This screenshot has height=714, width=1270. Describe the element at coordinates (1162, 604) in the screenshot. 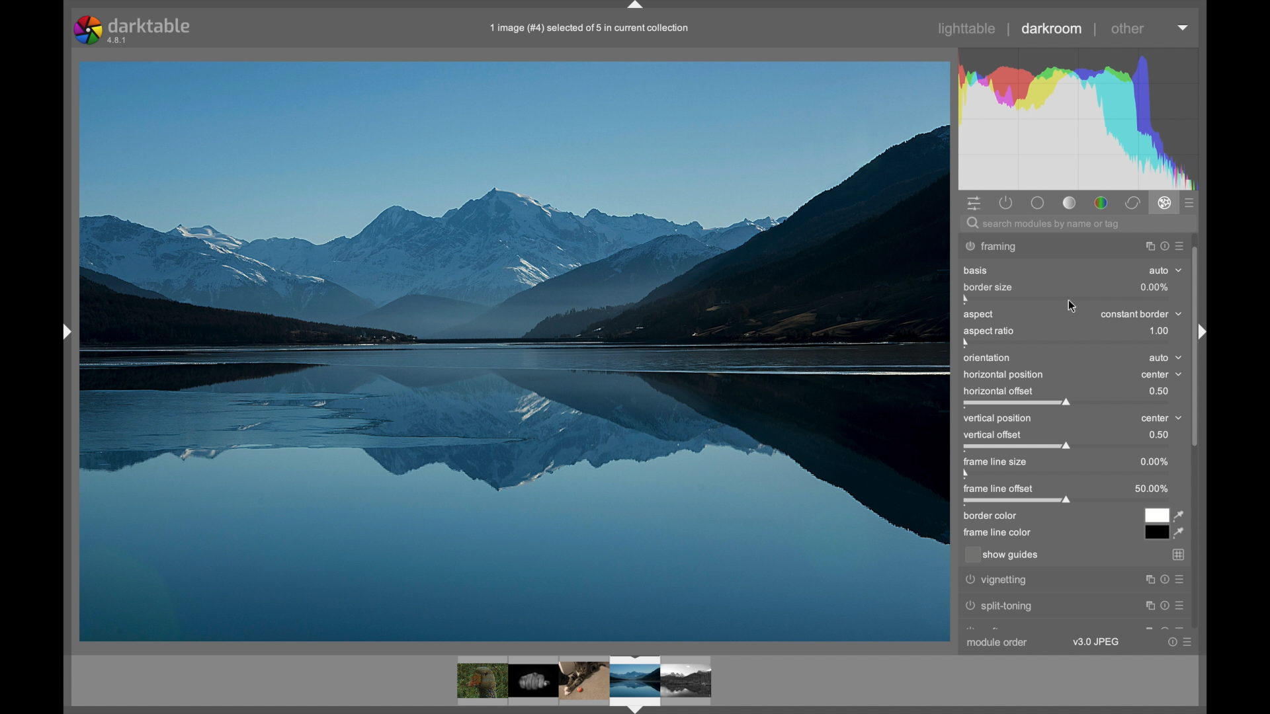

I see `more options` at that location.